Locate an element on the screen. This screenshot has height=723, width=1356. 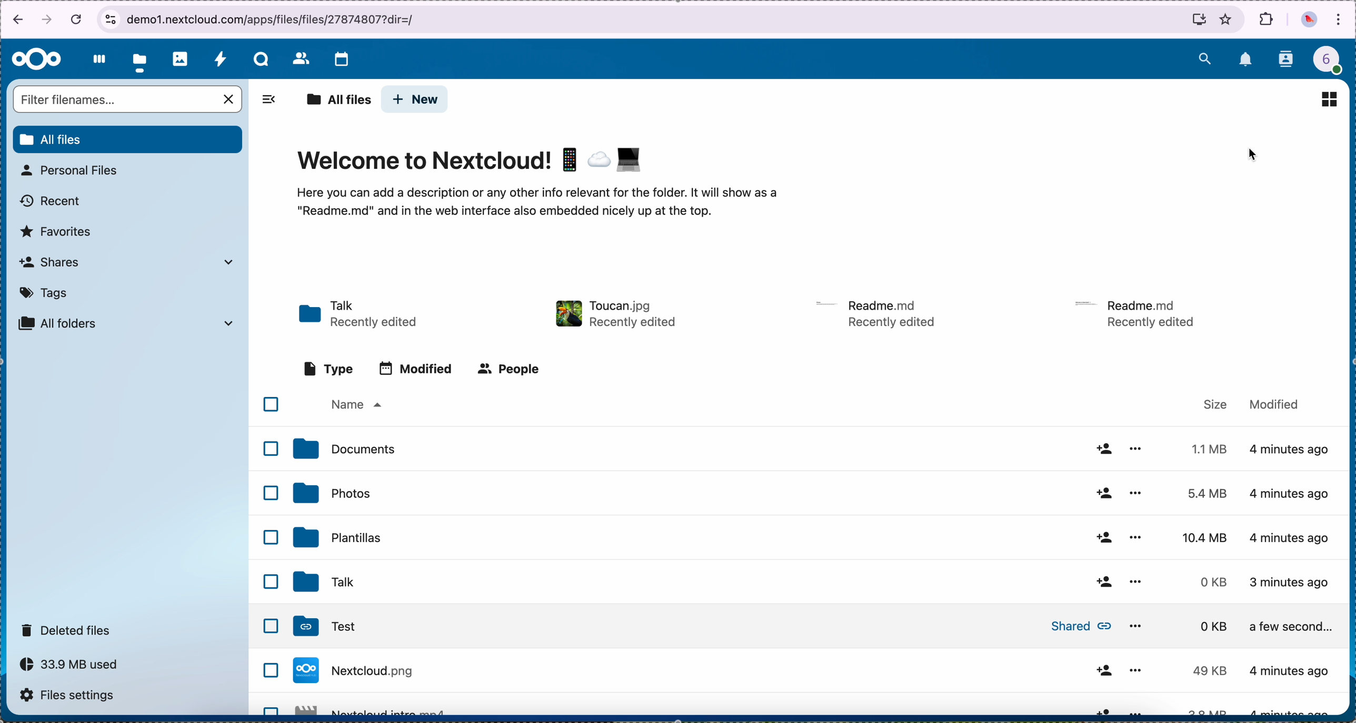
3.8 MB is located at coordinates (1204, 672).